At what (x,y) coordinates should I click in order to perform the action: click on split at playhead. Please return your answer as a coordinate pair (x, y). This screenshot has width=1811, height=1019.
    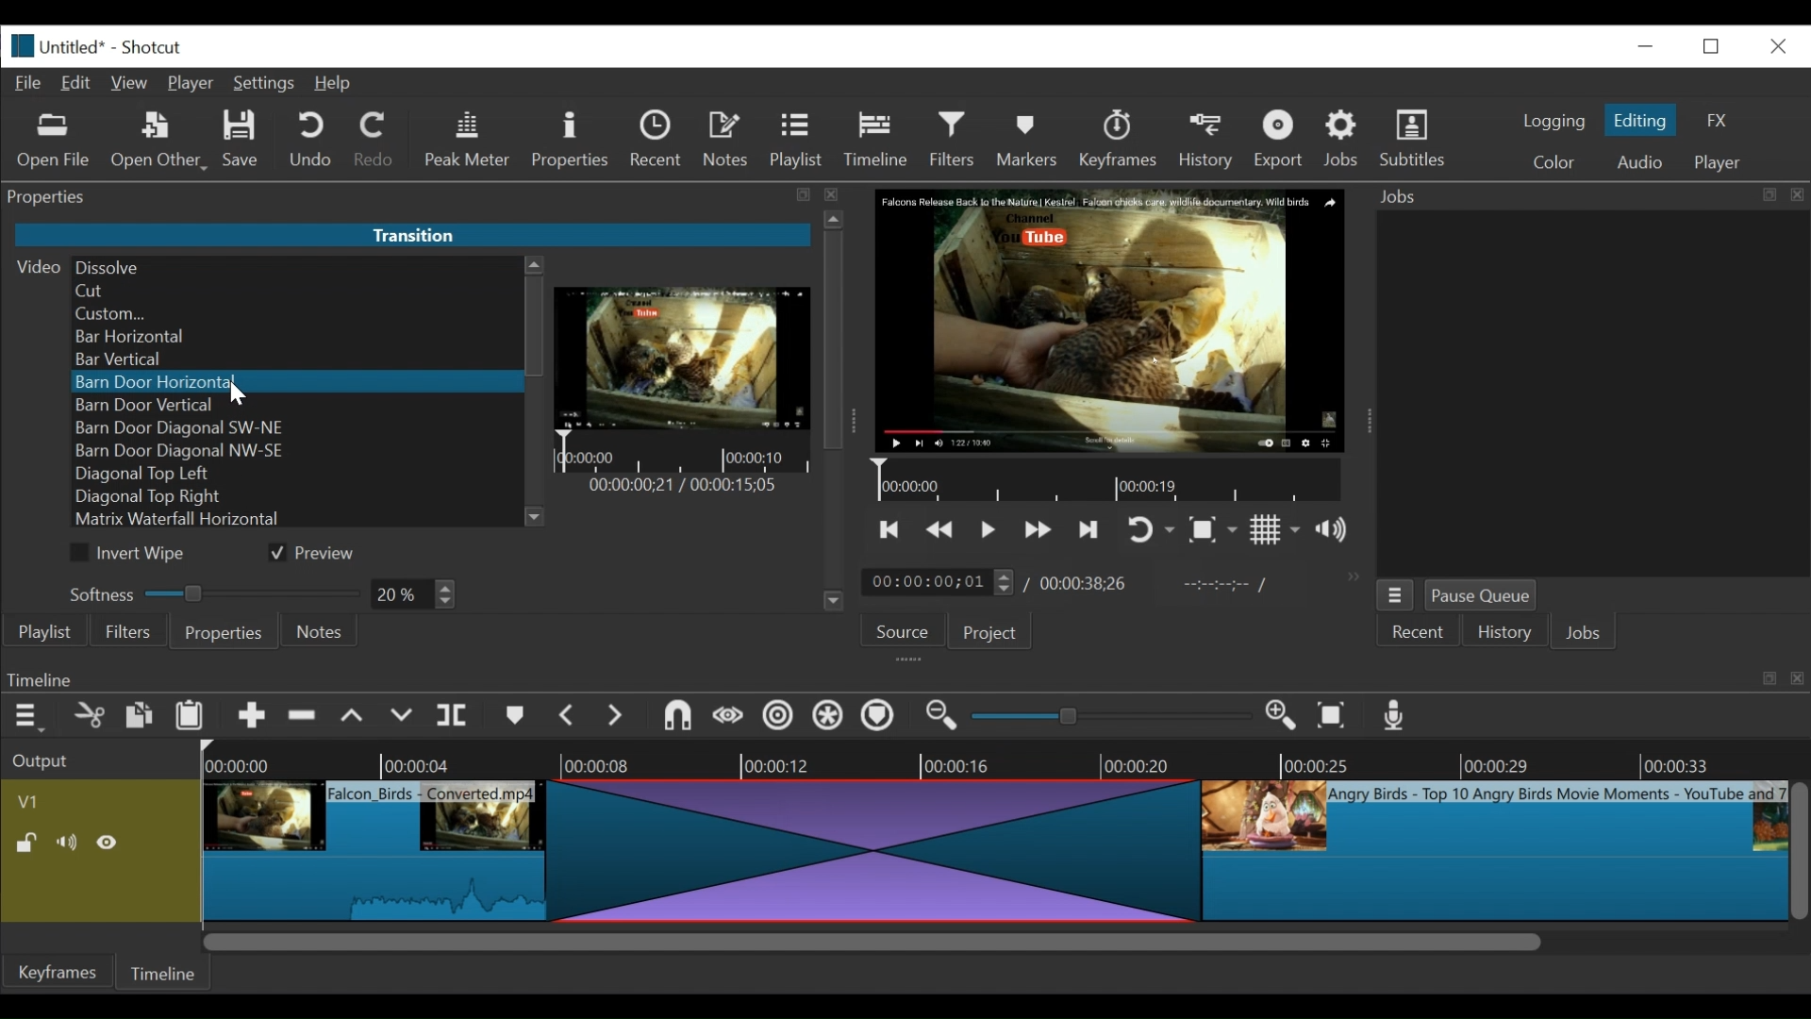
    Looking at the image, I should click on (455, 717).